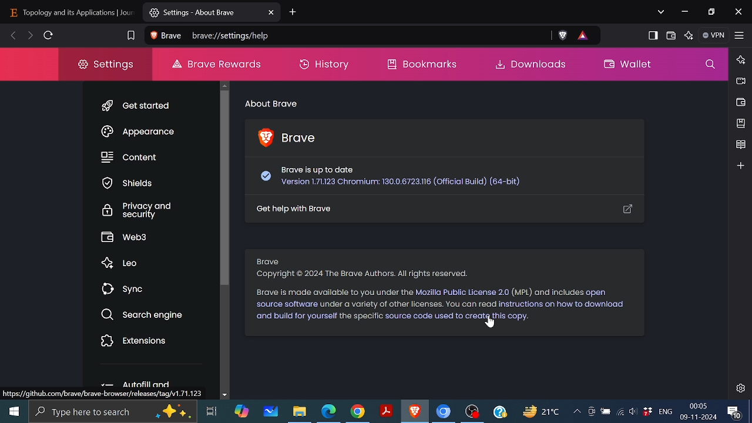  What do you see at coordinates (226, 86) in the screenshot?
I see `Move up` at bounding box center [226, 86].